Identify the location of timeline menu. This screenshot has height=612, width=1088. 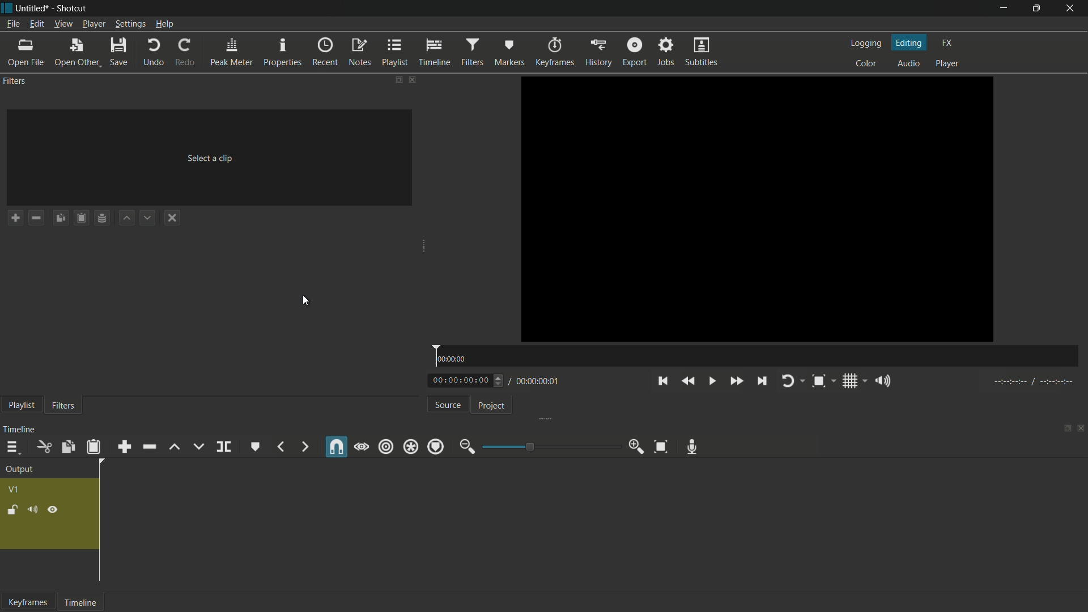
(13, 448).